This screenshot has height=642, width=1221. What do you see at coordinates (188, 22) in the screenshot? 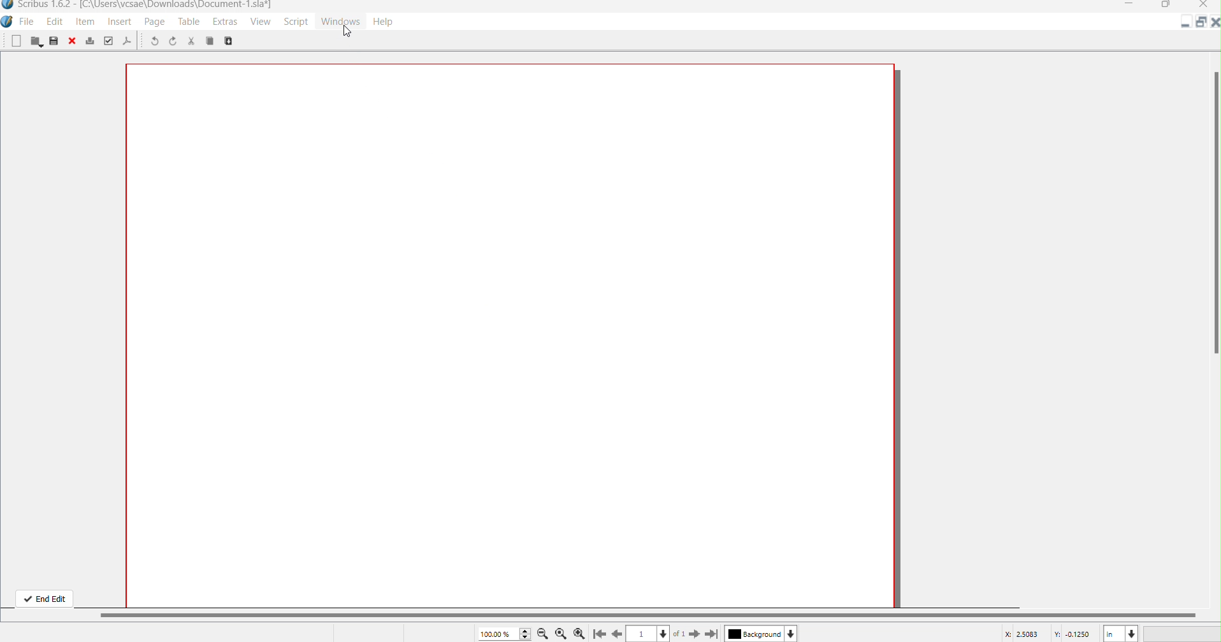
I see `` at bounding box center [188, 22].